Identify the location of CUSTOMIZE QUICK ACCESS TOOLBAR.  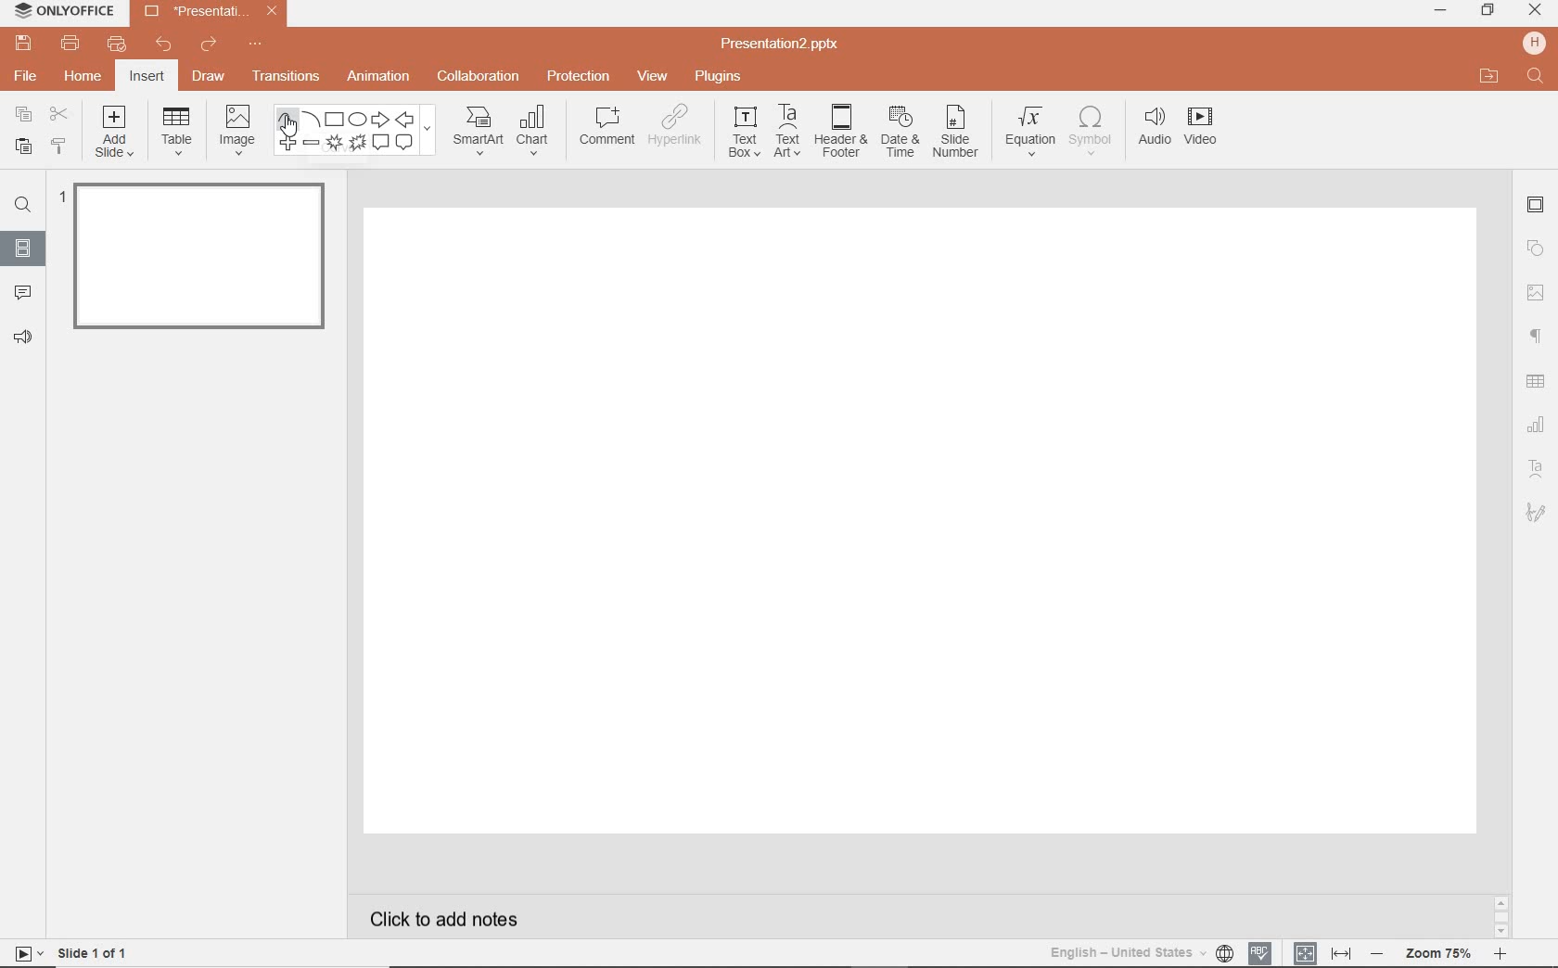
(255, 47).